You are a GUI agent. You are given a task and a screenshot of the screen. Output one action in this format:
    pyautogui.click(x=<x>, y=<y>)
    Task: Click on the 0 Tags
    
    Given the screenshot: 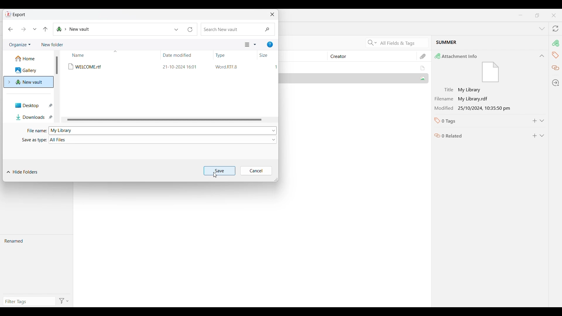 What is the action you would take?
    pyautogui.click(x=478, y=121)
    